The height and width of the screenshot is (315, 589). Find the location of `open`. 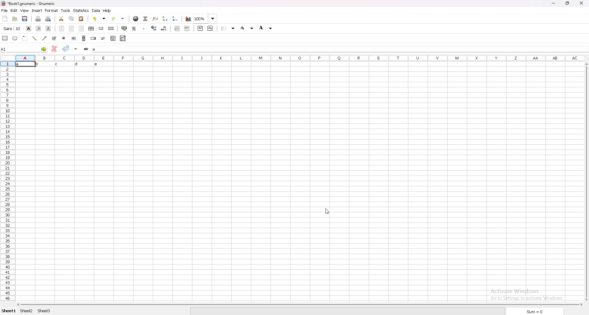

open is located at coordinates (15, 19).